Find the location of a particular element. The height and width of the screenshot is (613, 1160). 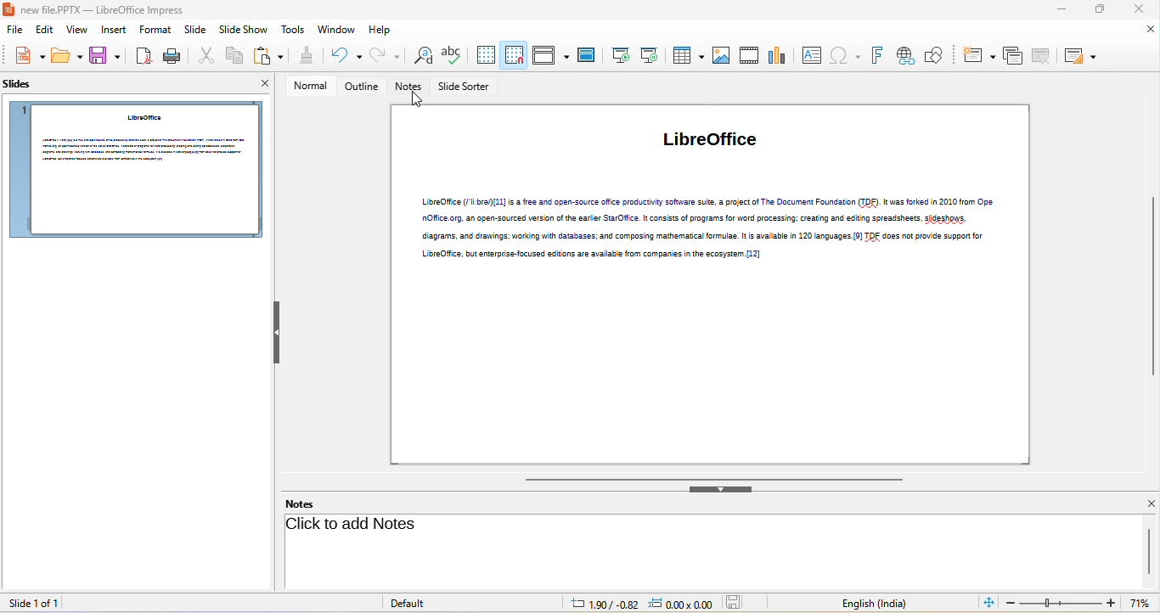

view is located at coordinates (78, 31).